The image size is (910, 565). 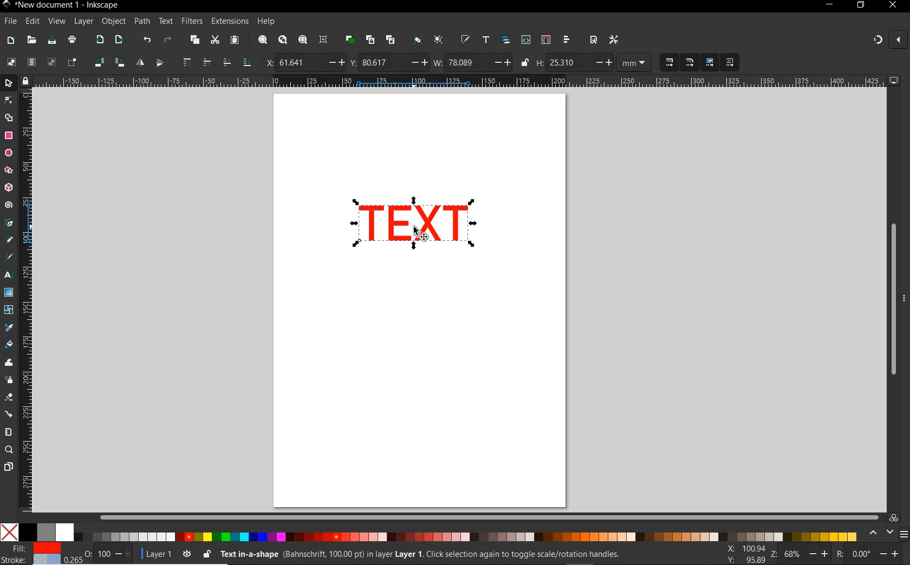 What do you see at coordinates (9, 345) in the screenshot?
I see `paint bucket tool` at bounding box center [9, 345].